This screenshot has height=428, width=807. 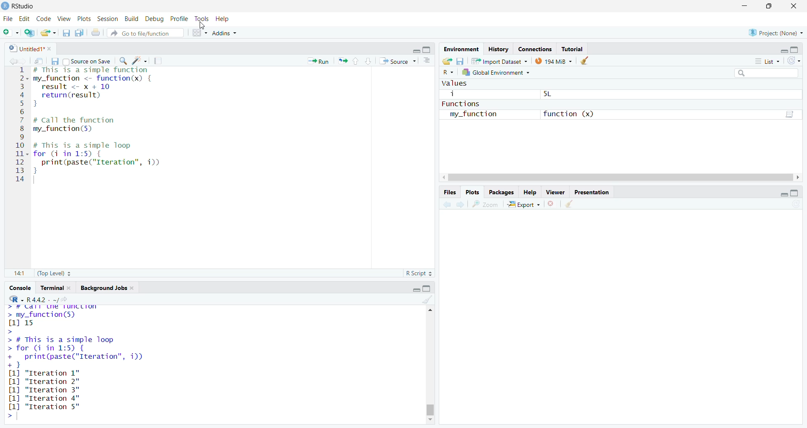 I want to click on maximize, so click(x=799, y=193).